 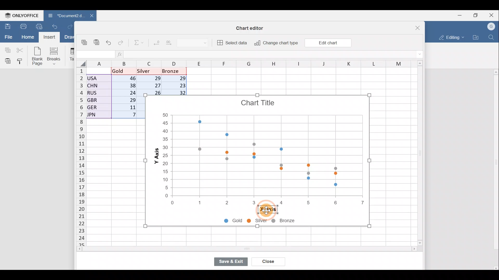 I want to click on Chart image, so click(x=257, y=153).